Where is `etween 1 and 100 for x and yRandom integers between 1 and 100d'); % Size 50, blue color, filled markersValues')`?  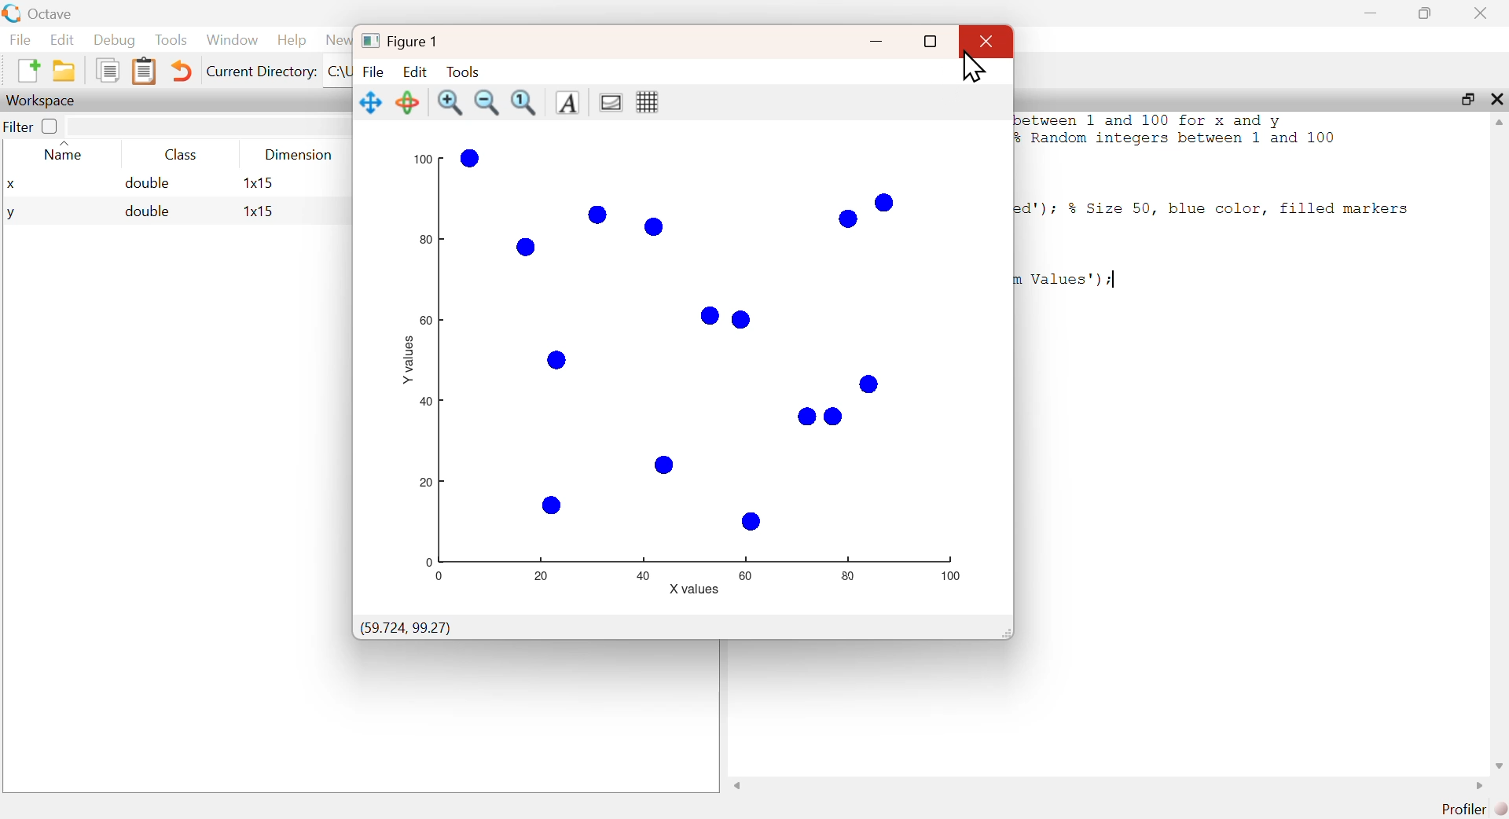
etween 1 and 100 for x and yRandom integers between 1 and 100d'); % Size 50, blue color, filled markersValues') is located at coordinates (1217, 201).